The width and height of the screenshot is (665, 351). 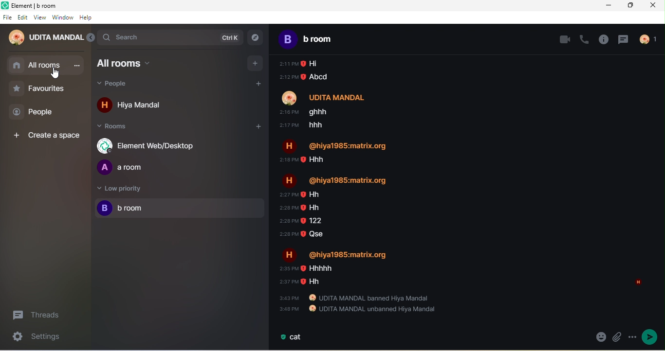 What do you see at coordinates (43, 39) in the screenshot?
I see `udita mandal` at bounding box center [43, 39].